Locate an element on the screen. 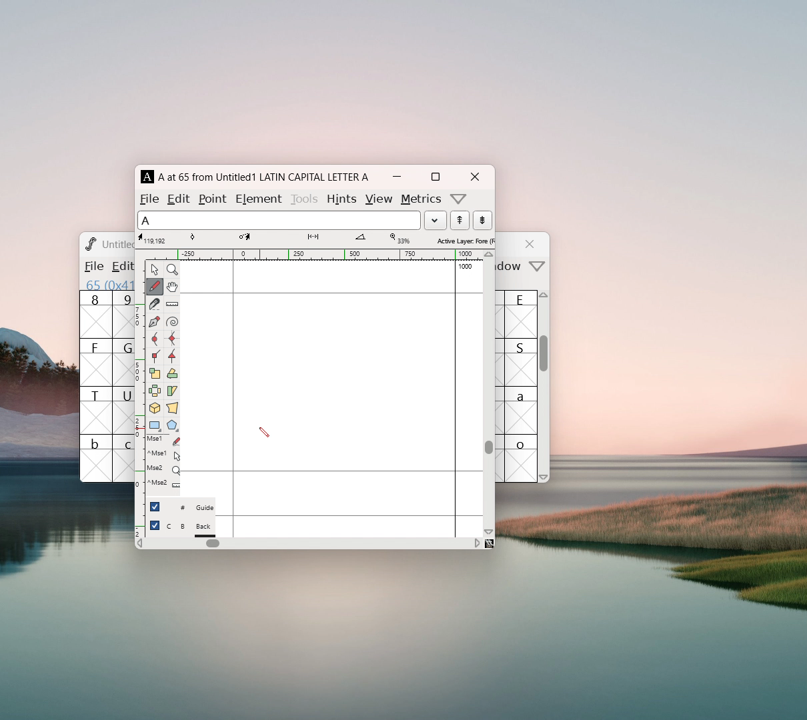 The height and width of the screenshot is (720, 807). add a curve point always horizontal or vertical is located at coordinates (172, 339).